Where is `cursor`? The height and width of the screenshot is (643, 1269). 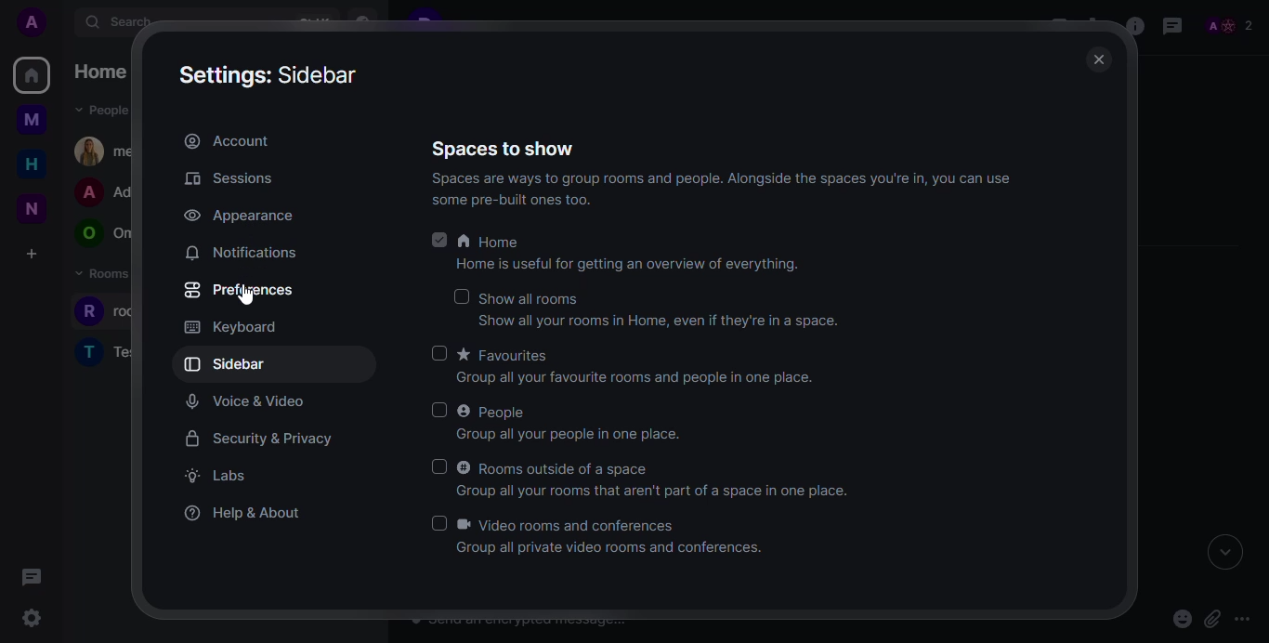
cursor is located at coordinates (245, 302).